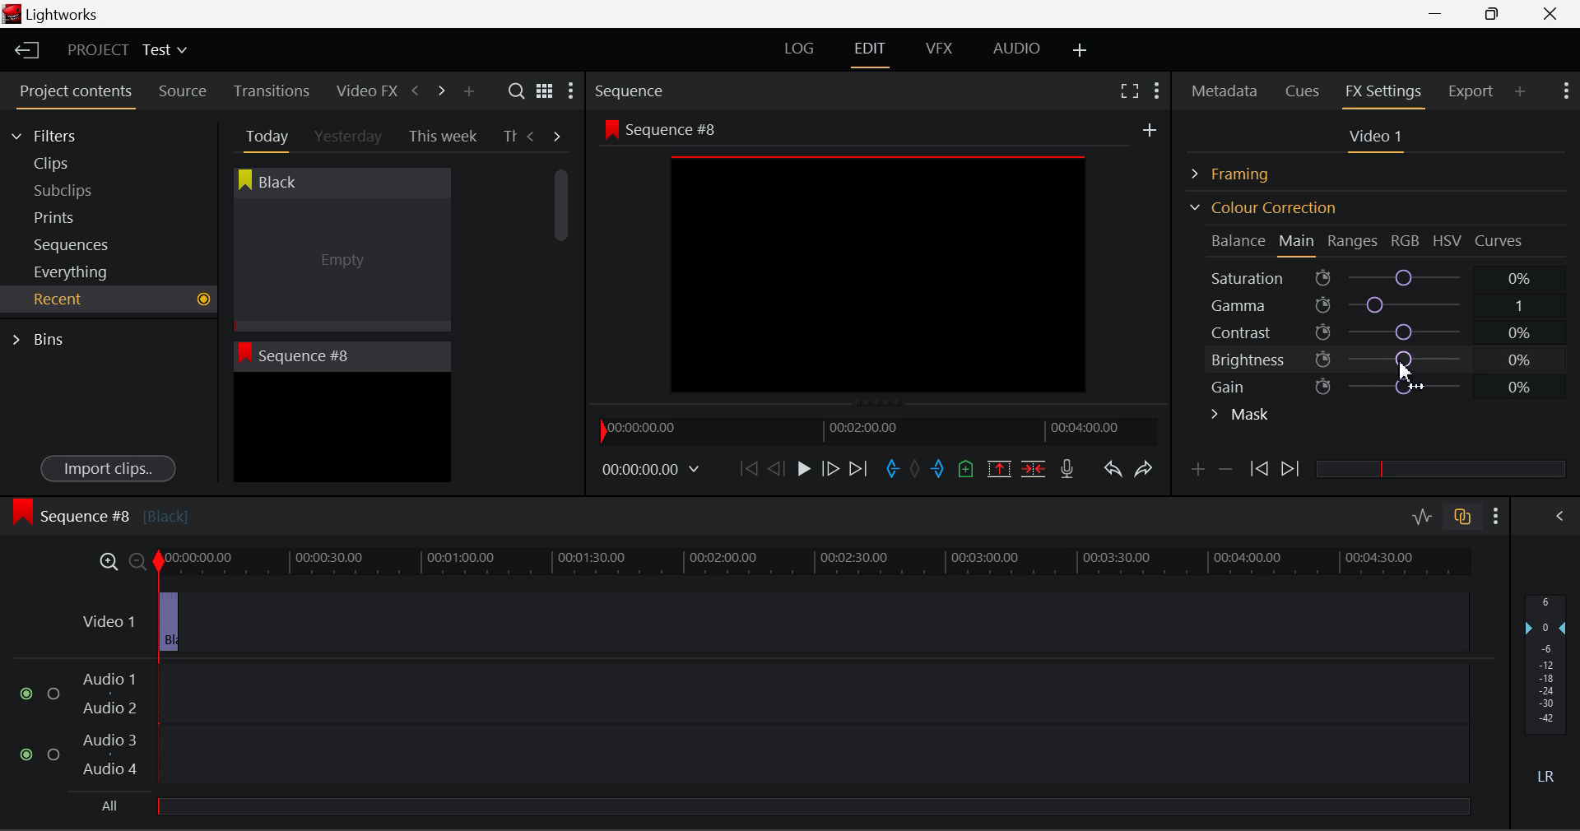 The height and width of the screenshot is (831, 1580). What do you see at coordinates (1448, 240) in the screenshot?
I see `HSV` at bounding box center [1448, 240].